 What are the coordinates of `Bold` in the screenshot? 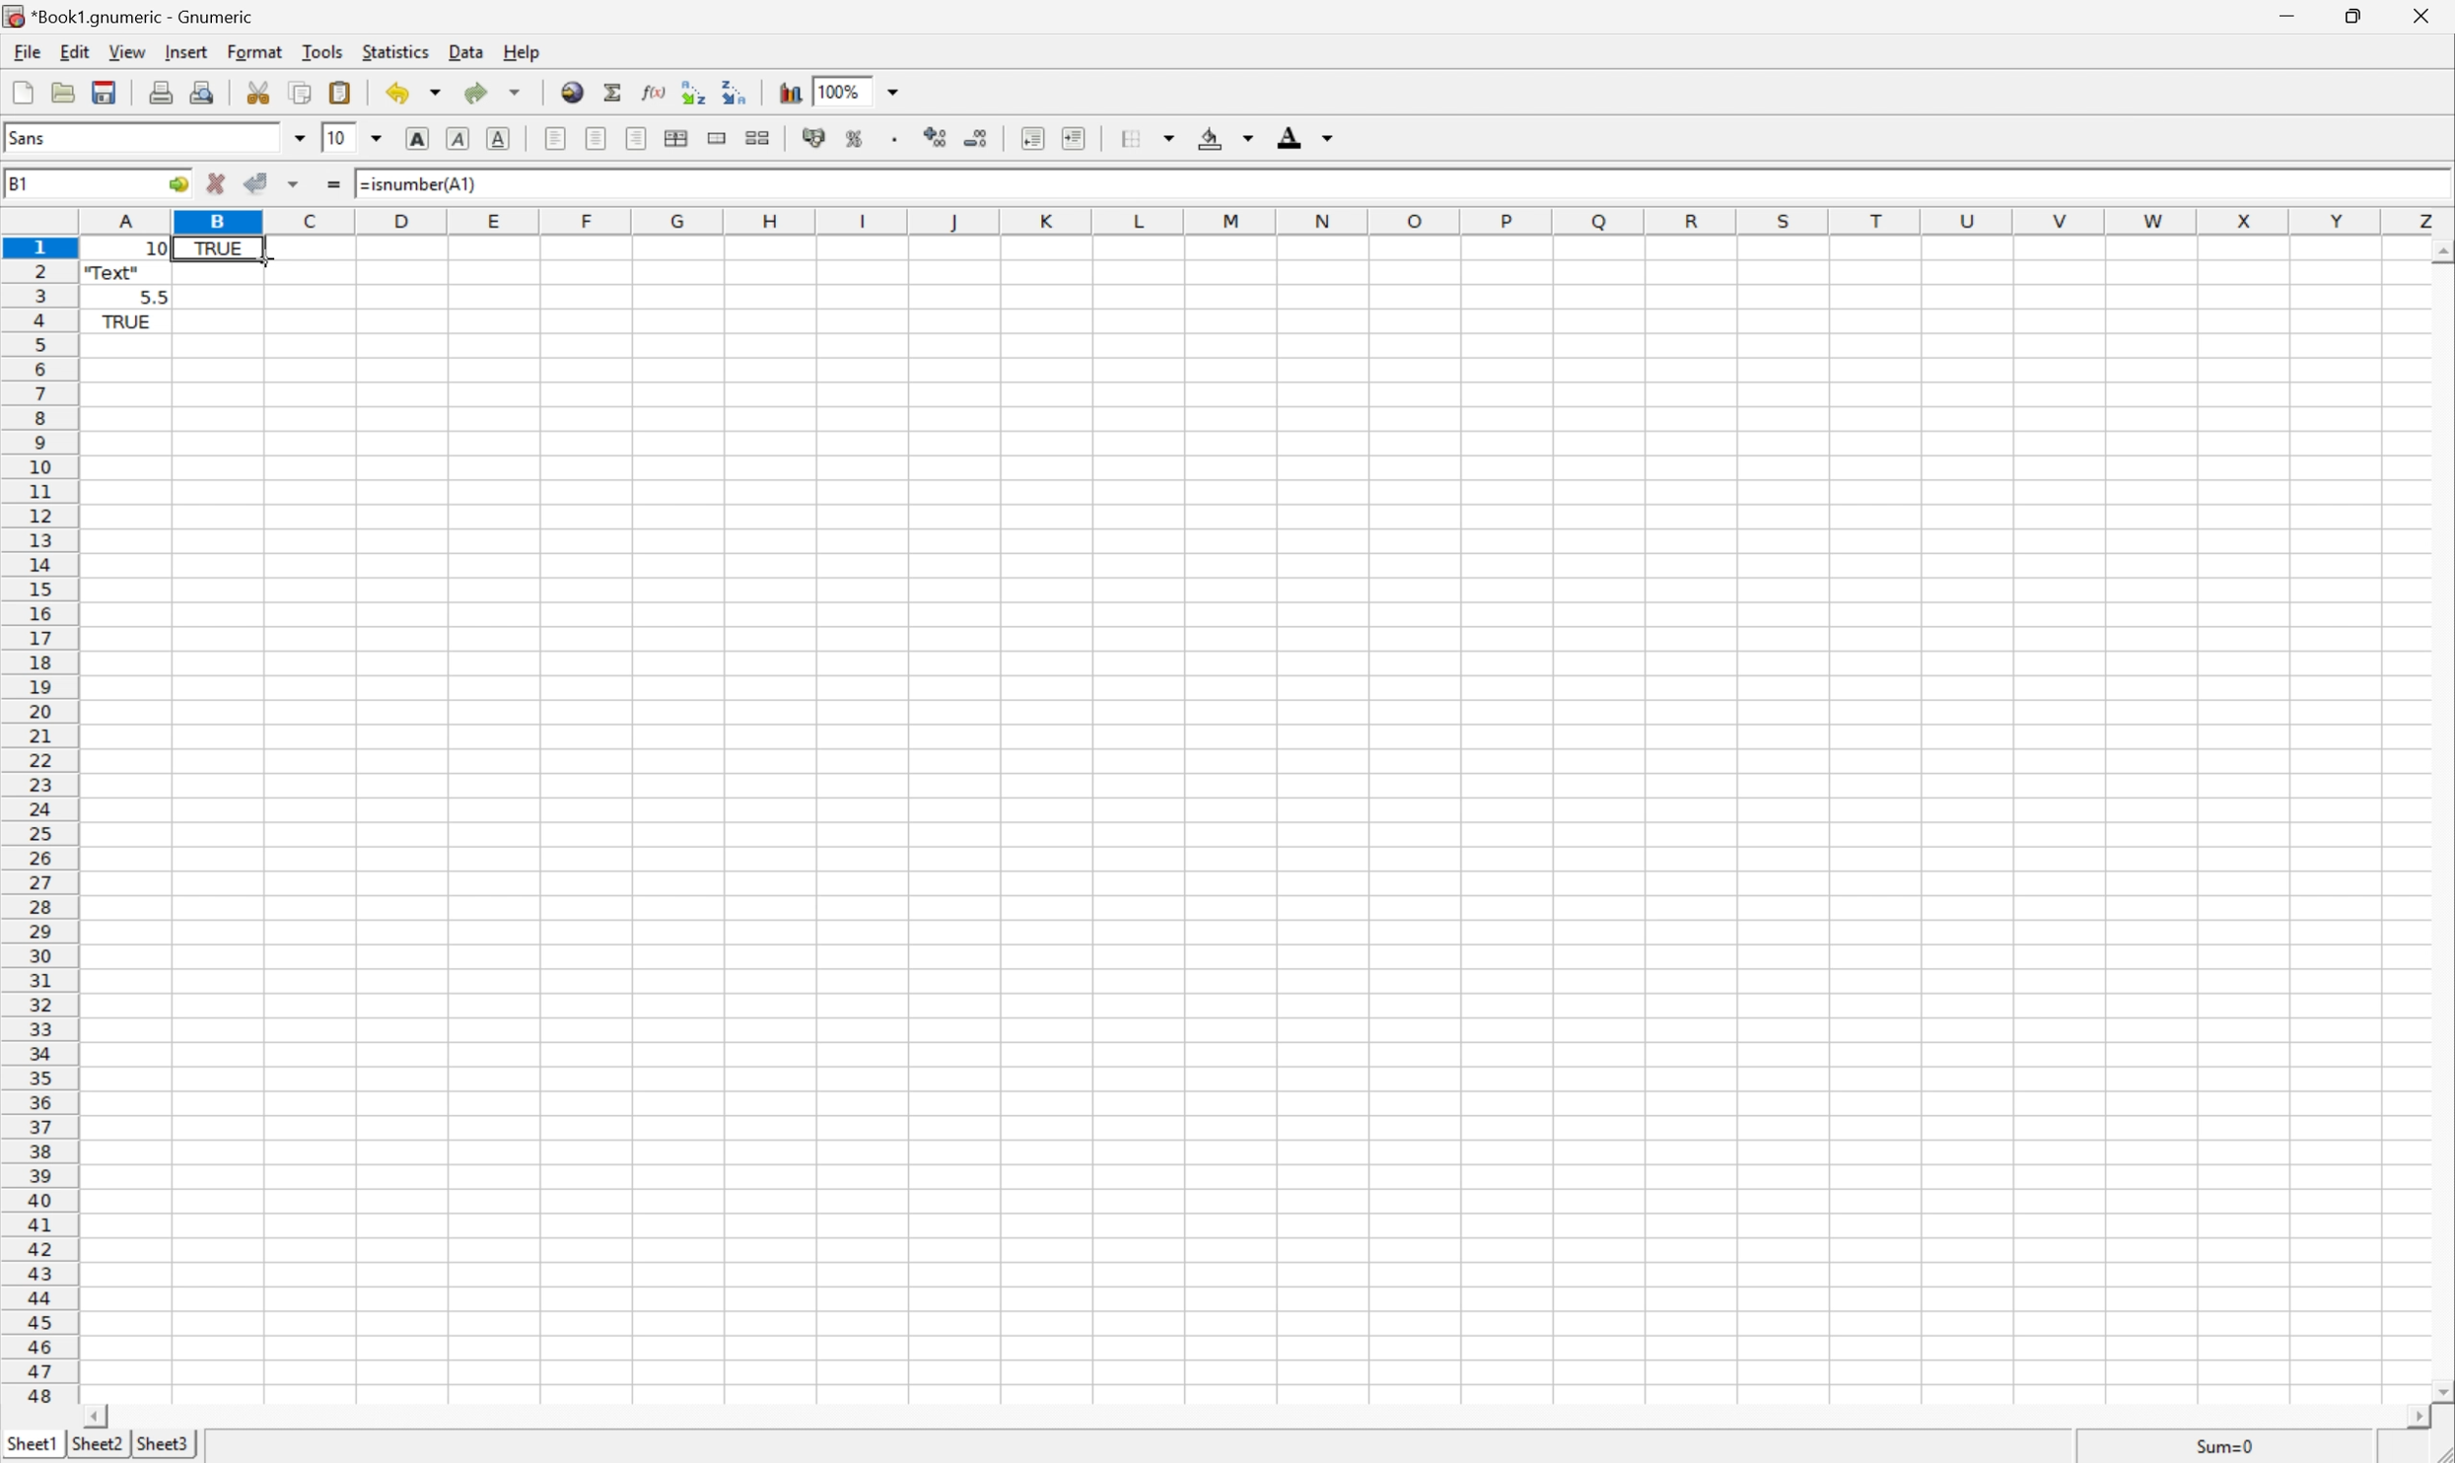 It's located at (419, 138).